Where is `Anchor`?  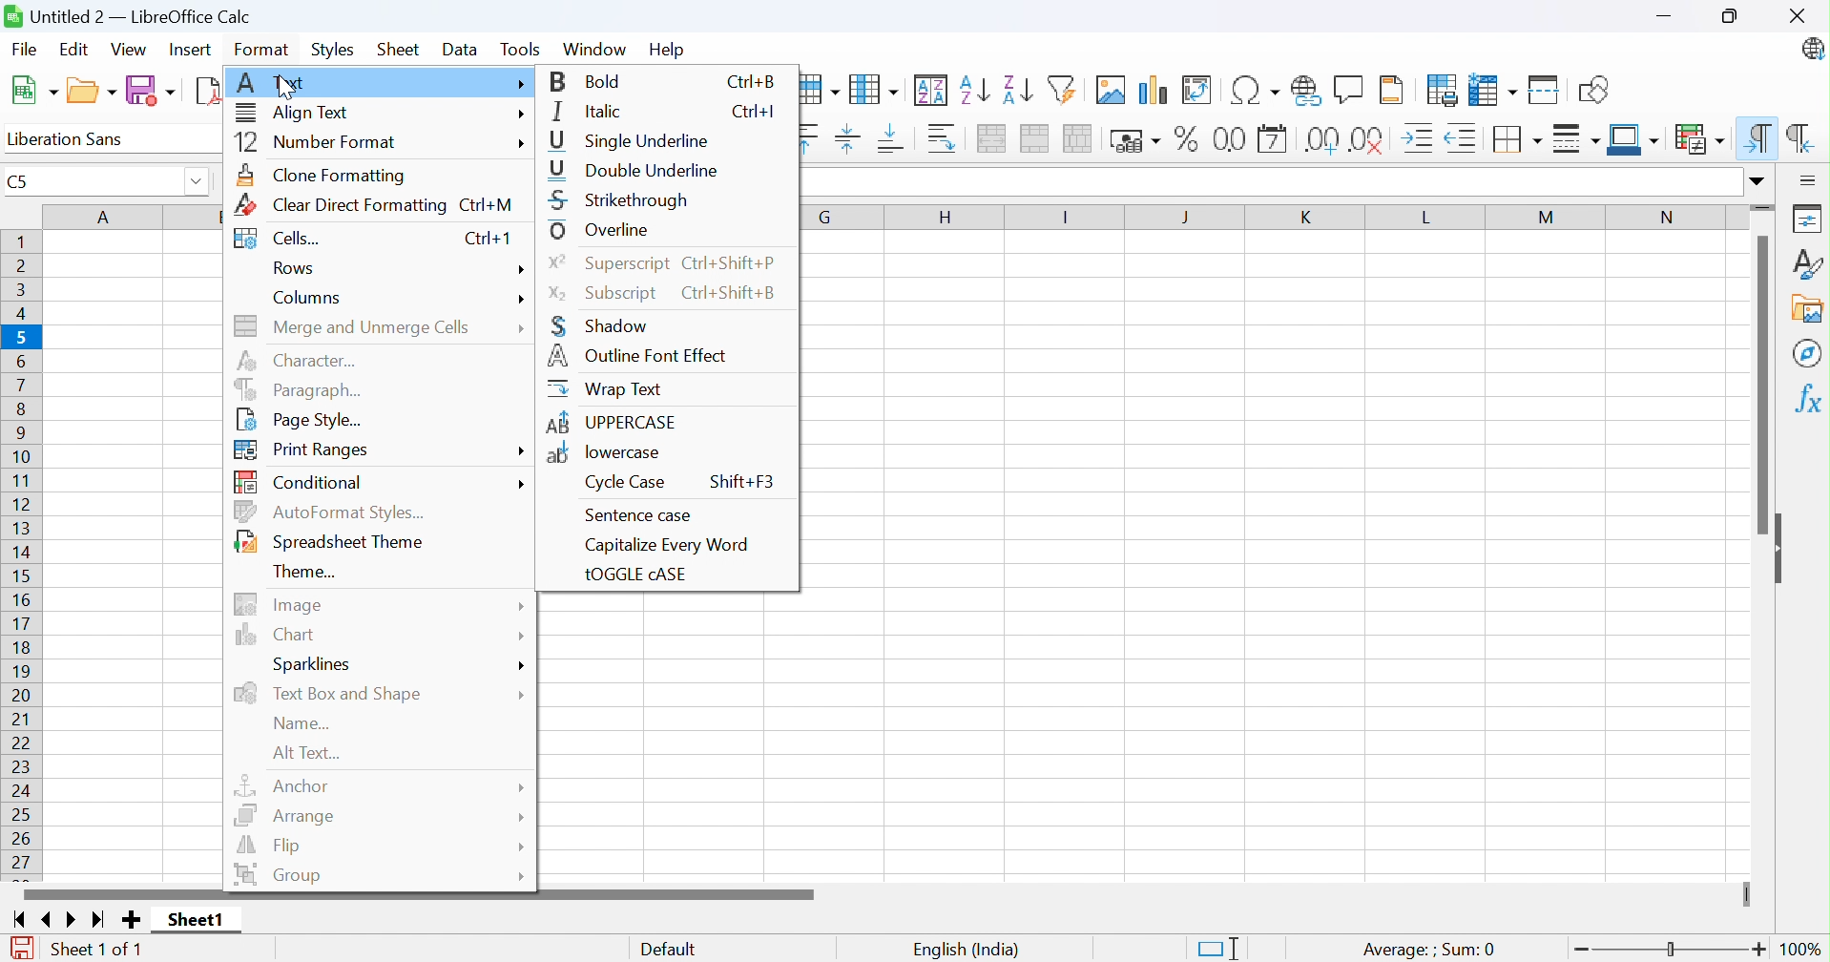 Anchor is located at coordinates (285, 786).